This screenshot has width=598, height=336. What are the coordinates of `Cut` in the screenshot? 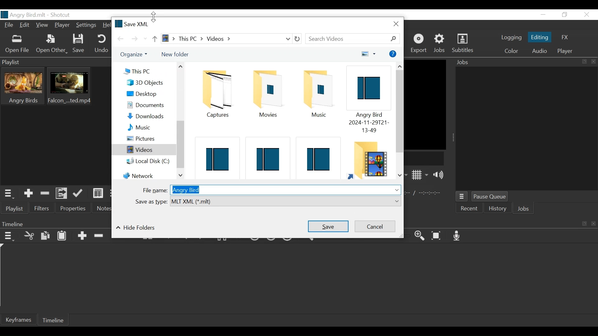 It's located at (29, 236).